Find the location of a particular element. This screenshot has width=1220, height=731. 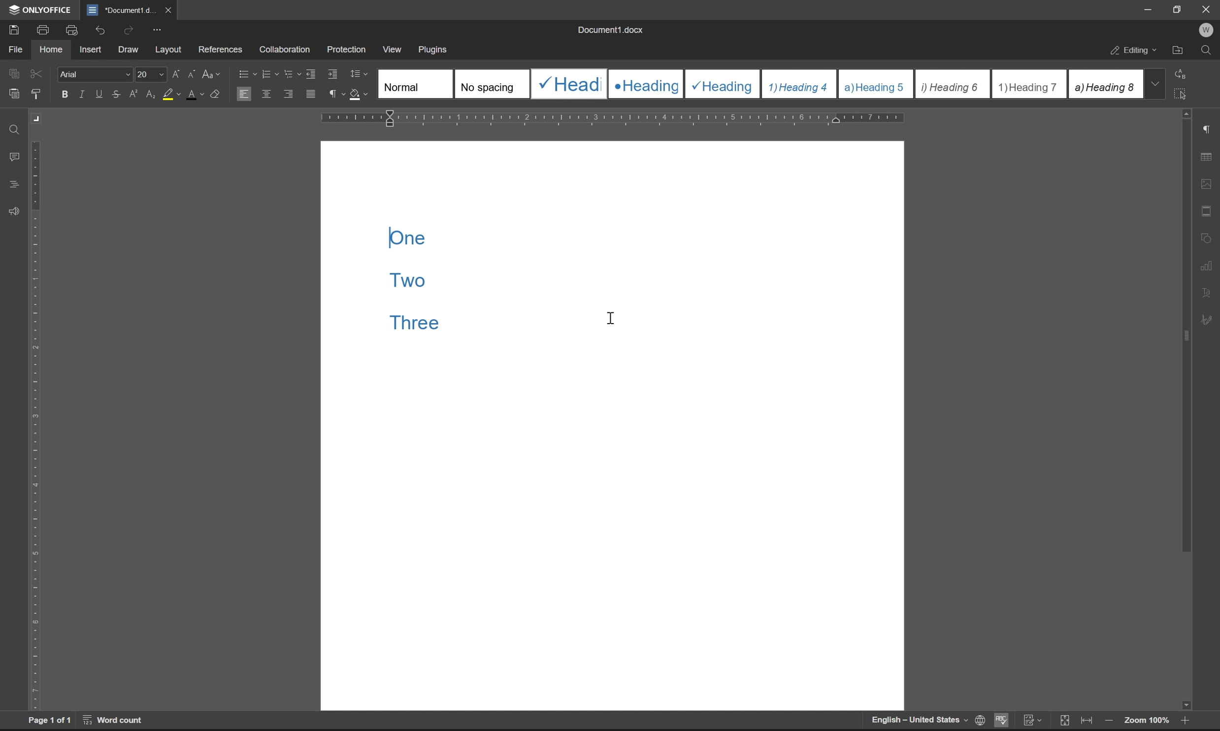

Heading 6 is located at coordinates (952, 85).